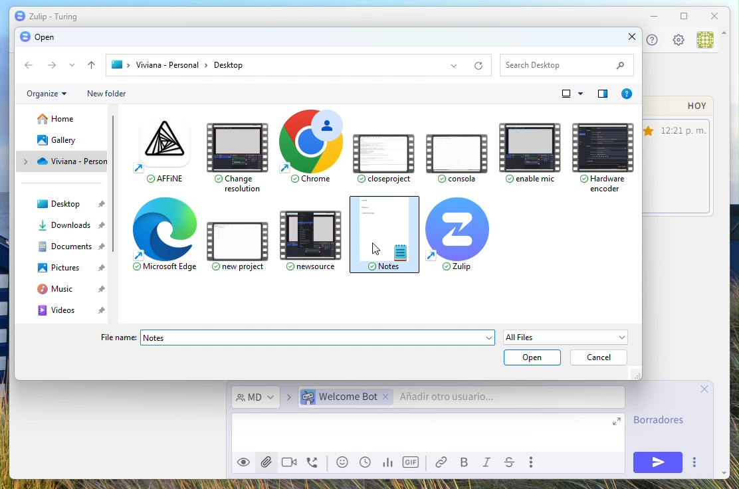 The image size is (739, 489). What do you see at coordinates (47, 94) in the screenshot?
I see `organize` at bounding box center [47, 94].